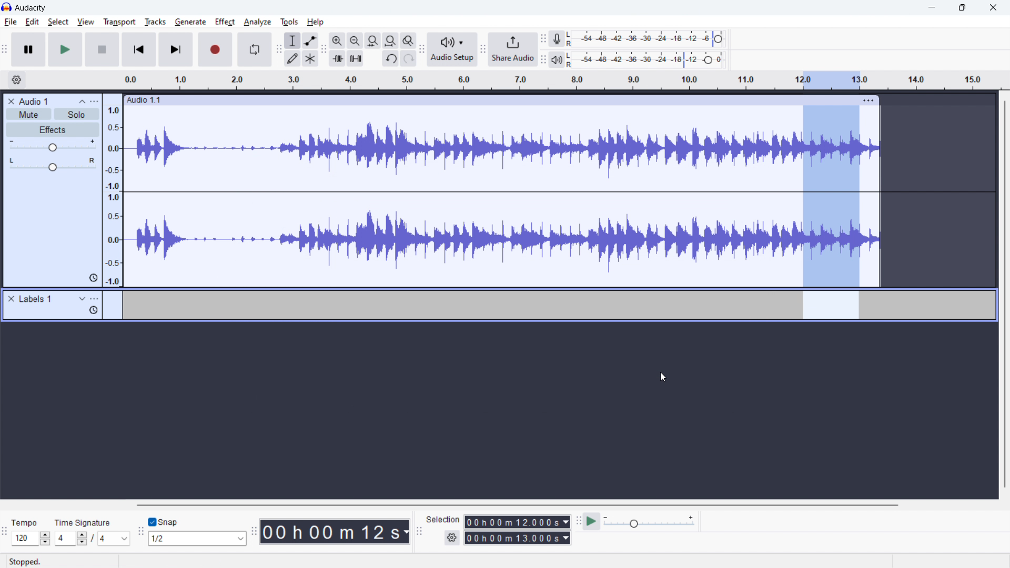  What do you see at coordinates (418, 532) in the screenshot?
I see `selection toolbar` at bounding box center [418, 532].